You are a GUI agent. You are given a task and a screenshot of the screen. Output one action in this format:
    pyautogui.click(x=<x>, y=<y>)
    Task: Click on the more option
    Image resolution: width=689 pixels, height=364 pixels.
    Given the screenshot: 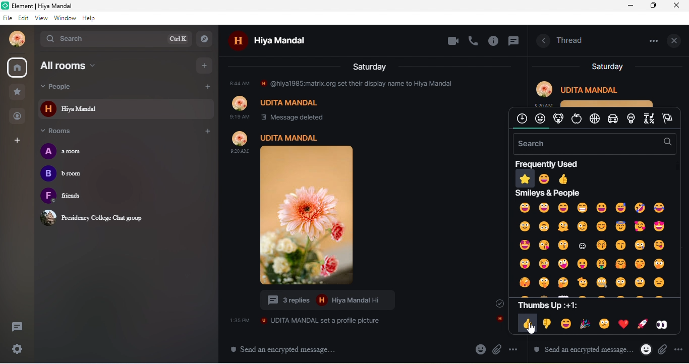 What is the action you would take?
    pyautogui.click(x=514, y=349)
    